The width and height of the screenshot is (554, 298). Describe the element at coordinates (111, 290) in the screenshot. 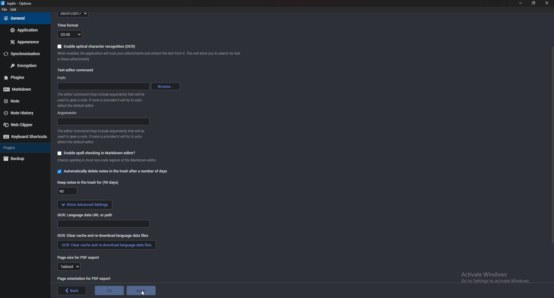

I see `O K` at that location.